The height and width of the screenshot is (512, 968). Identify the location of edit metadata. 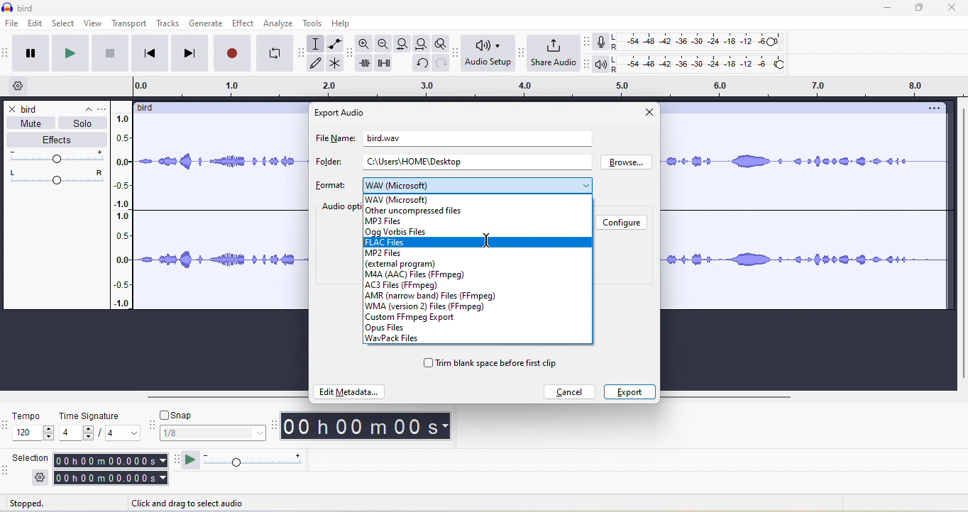
(349, 394).